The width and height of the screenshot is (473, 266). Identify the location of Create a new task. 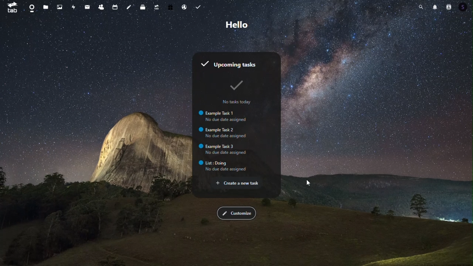
(246, 183).